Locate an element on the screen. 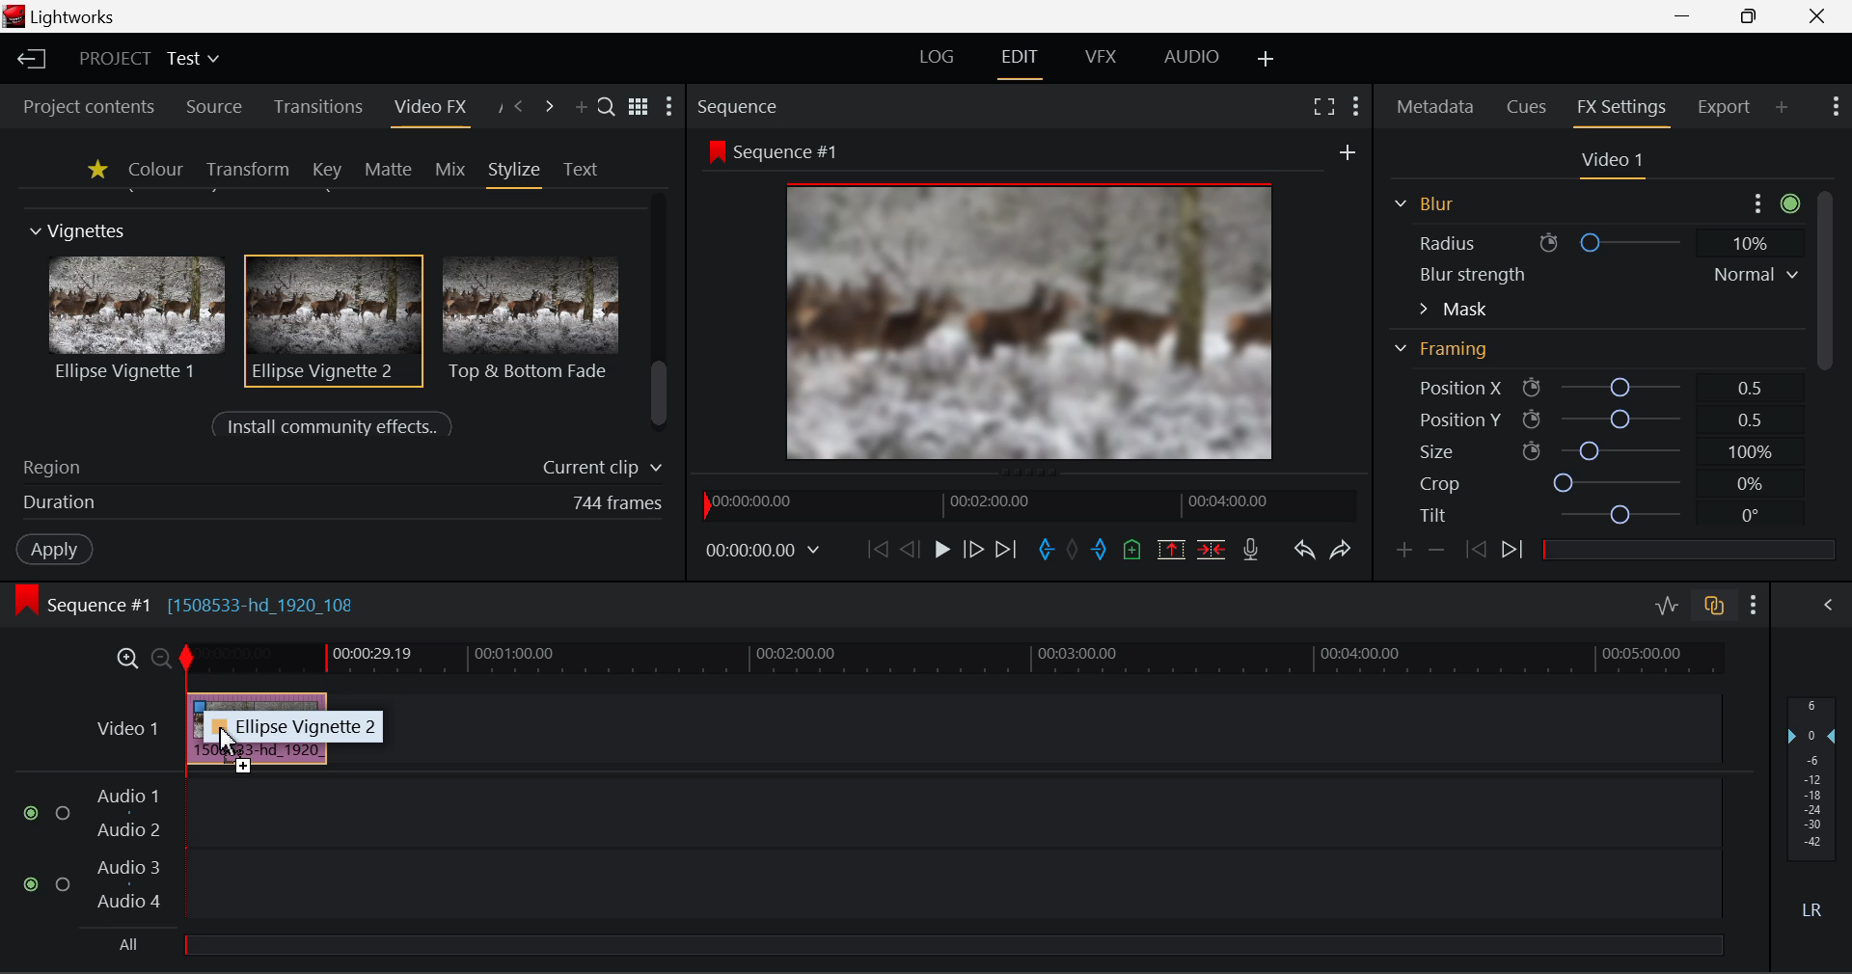 The width and height of the screenshot is (1852, 974). Source is located at coordinates (210, 105).